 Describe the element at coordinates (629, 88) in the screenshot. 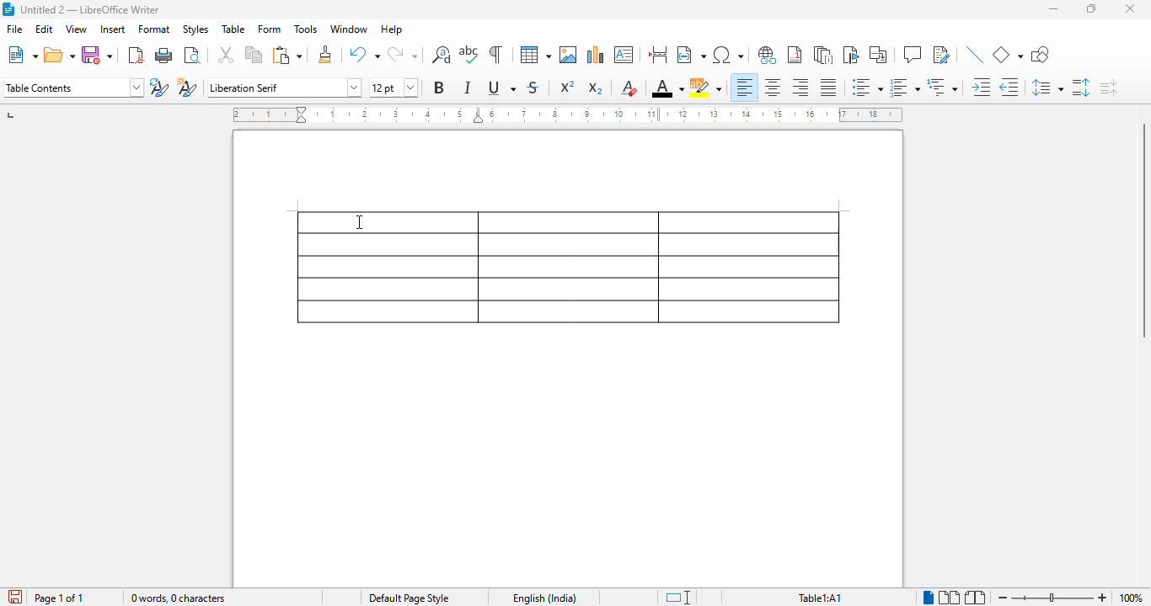

I see `clear direct formatting` at that location.